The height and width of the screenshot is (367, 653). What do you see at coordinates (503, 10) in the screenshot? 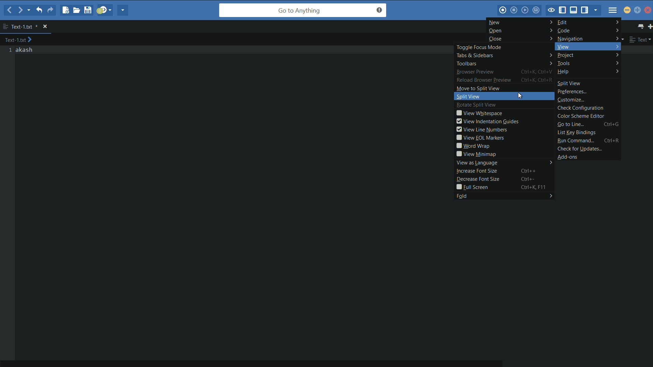
I see `record macro` at bounding box center [503, 10].